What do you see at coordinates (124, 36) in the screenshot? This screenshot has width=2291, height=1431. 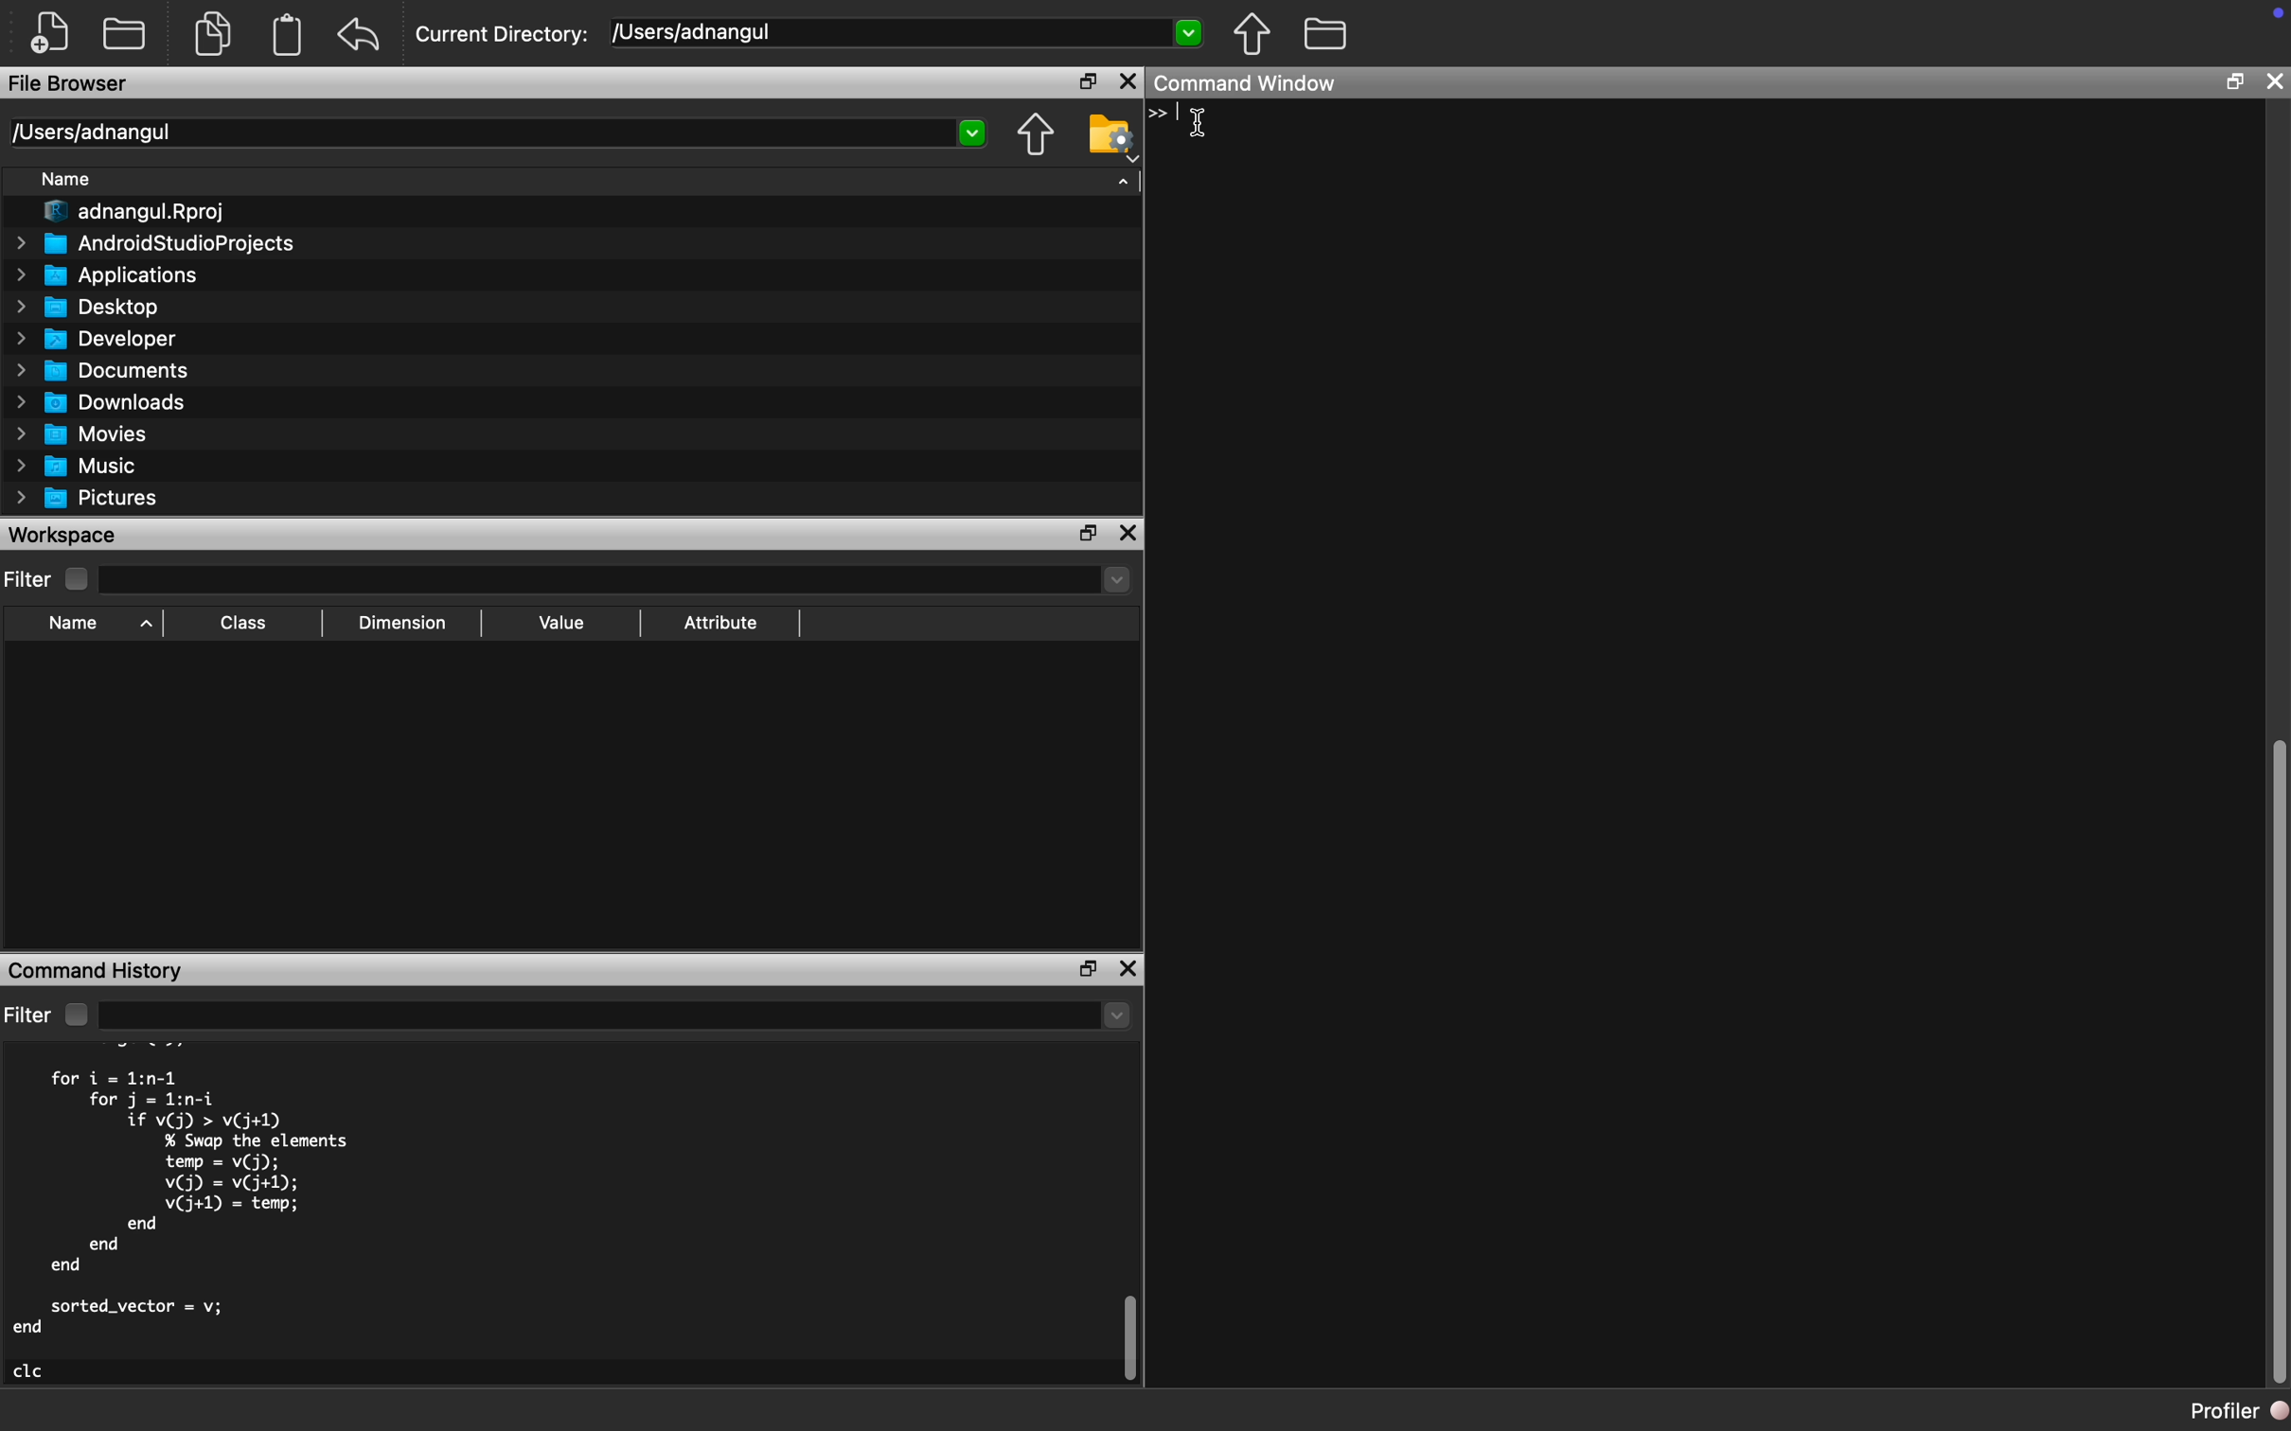 I see `Folder` at bounding box center [124, 36].